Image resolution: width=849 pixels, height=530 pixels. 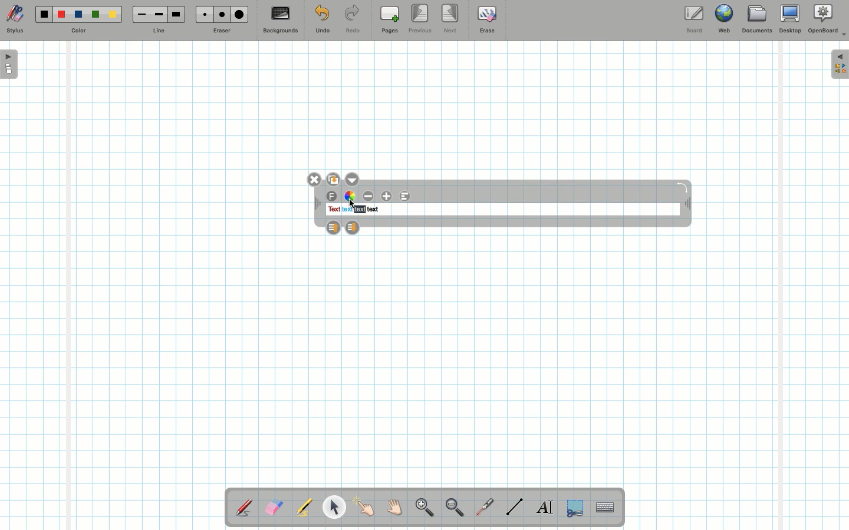 I want to click on Zoom out, so click(x=455, y=508).